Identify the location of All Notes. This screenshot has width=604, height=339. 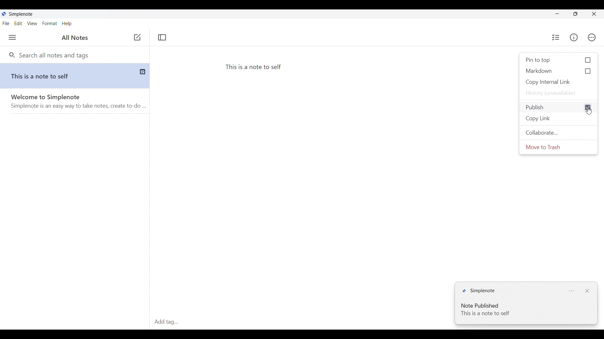
(73, 38).